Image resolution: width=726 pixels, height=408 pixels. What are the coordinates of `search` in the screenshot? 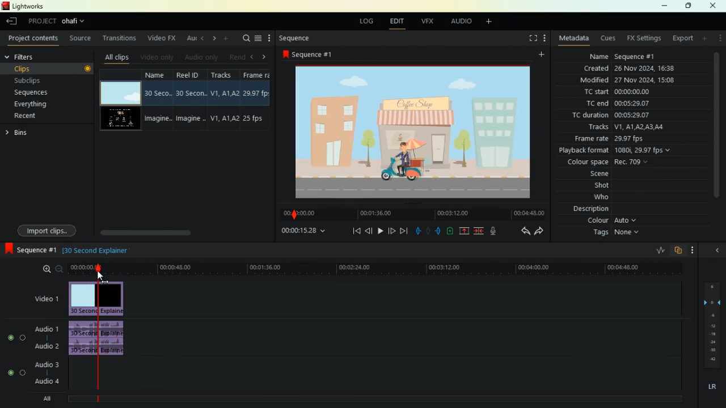 It's located at (246, 39).